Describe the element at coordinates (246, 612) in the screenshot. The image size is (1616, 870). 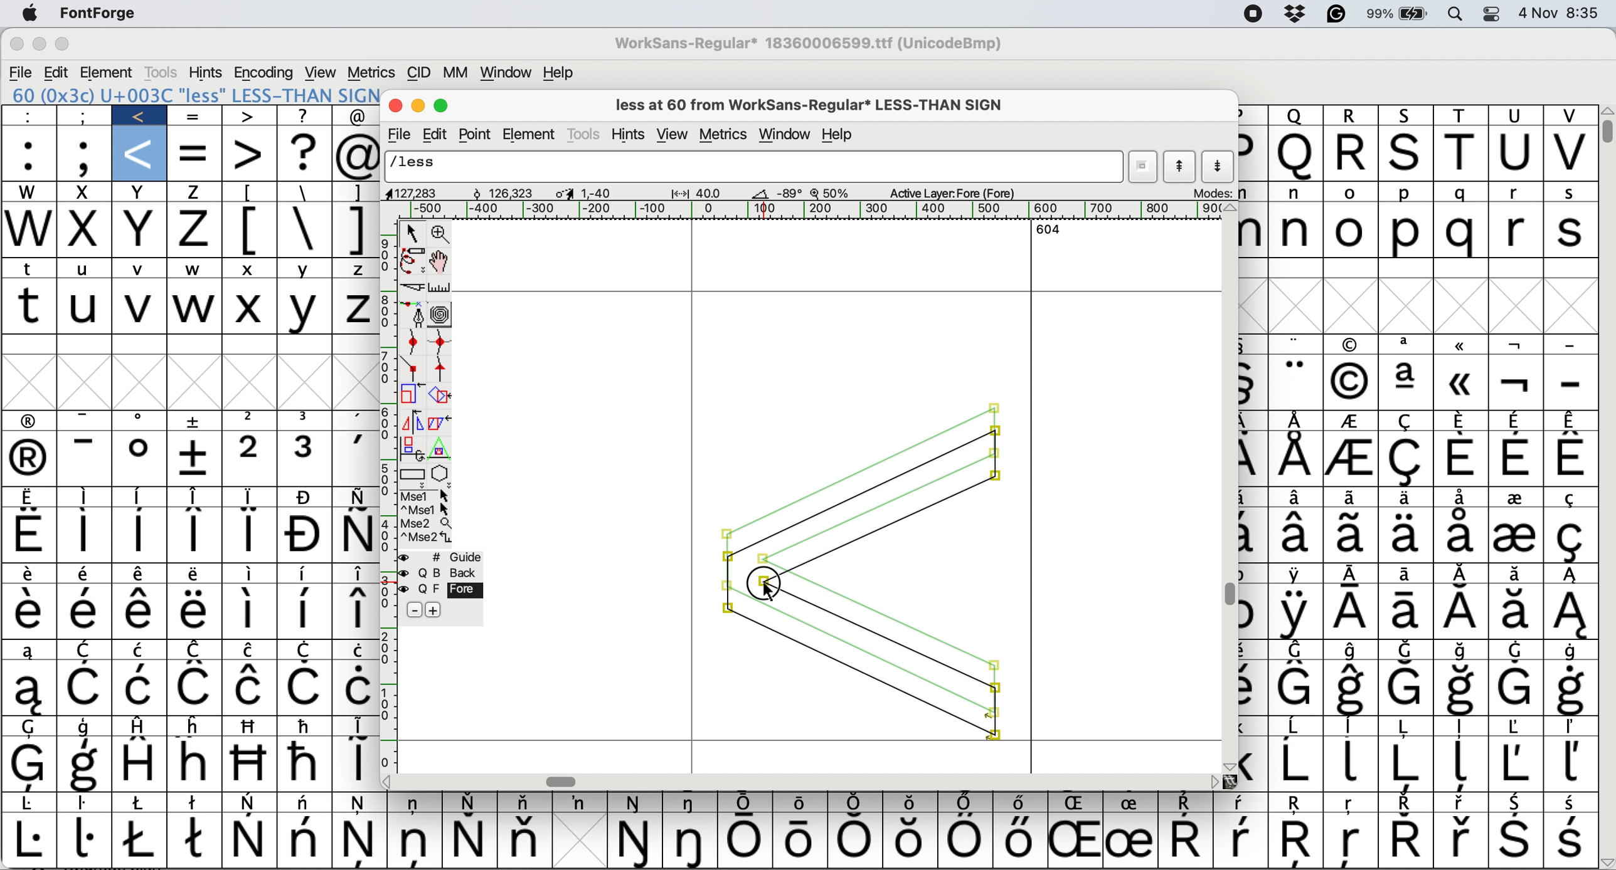
I see `Symbol` at that location.